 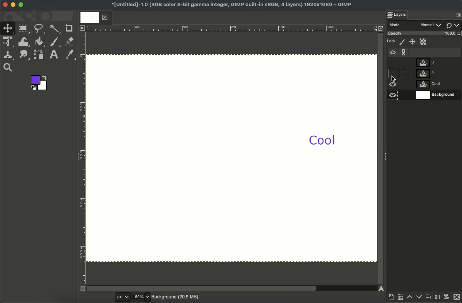 What do you see at coordinates (436, 79) in the screenshot?
I see `Layers` at bounding box center [436, 79].